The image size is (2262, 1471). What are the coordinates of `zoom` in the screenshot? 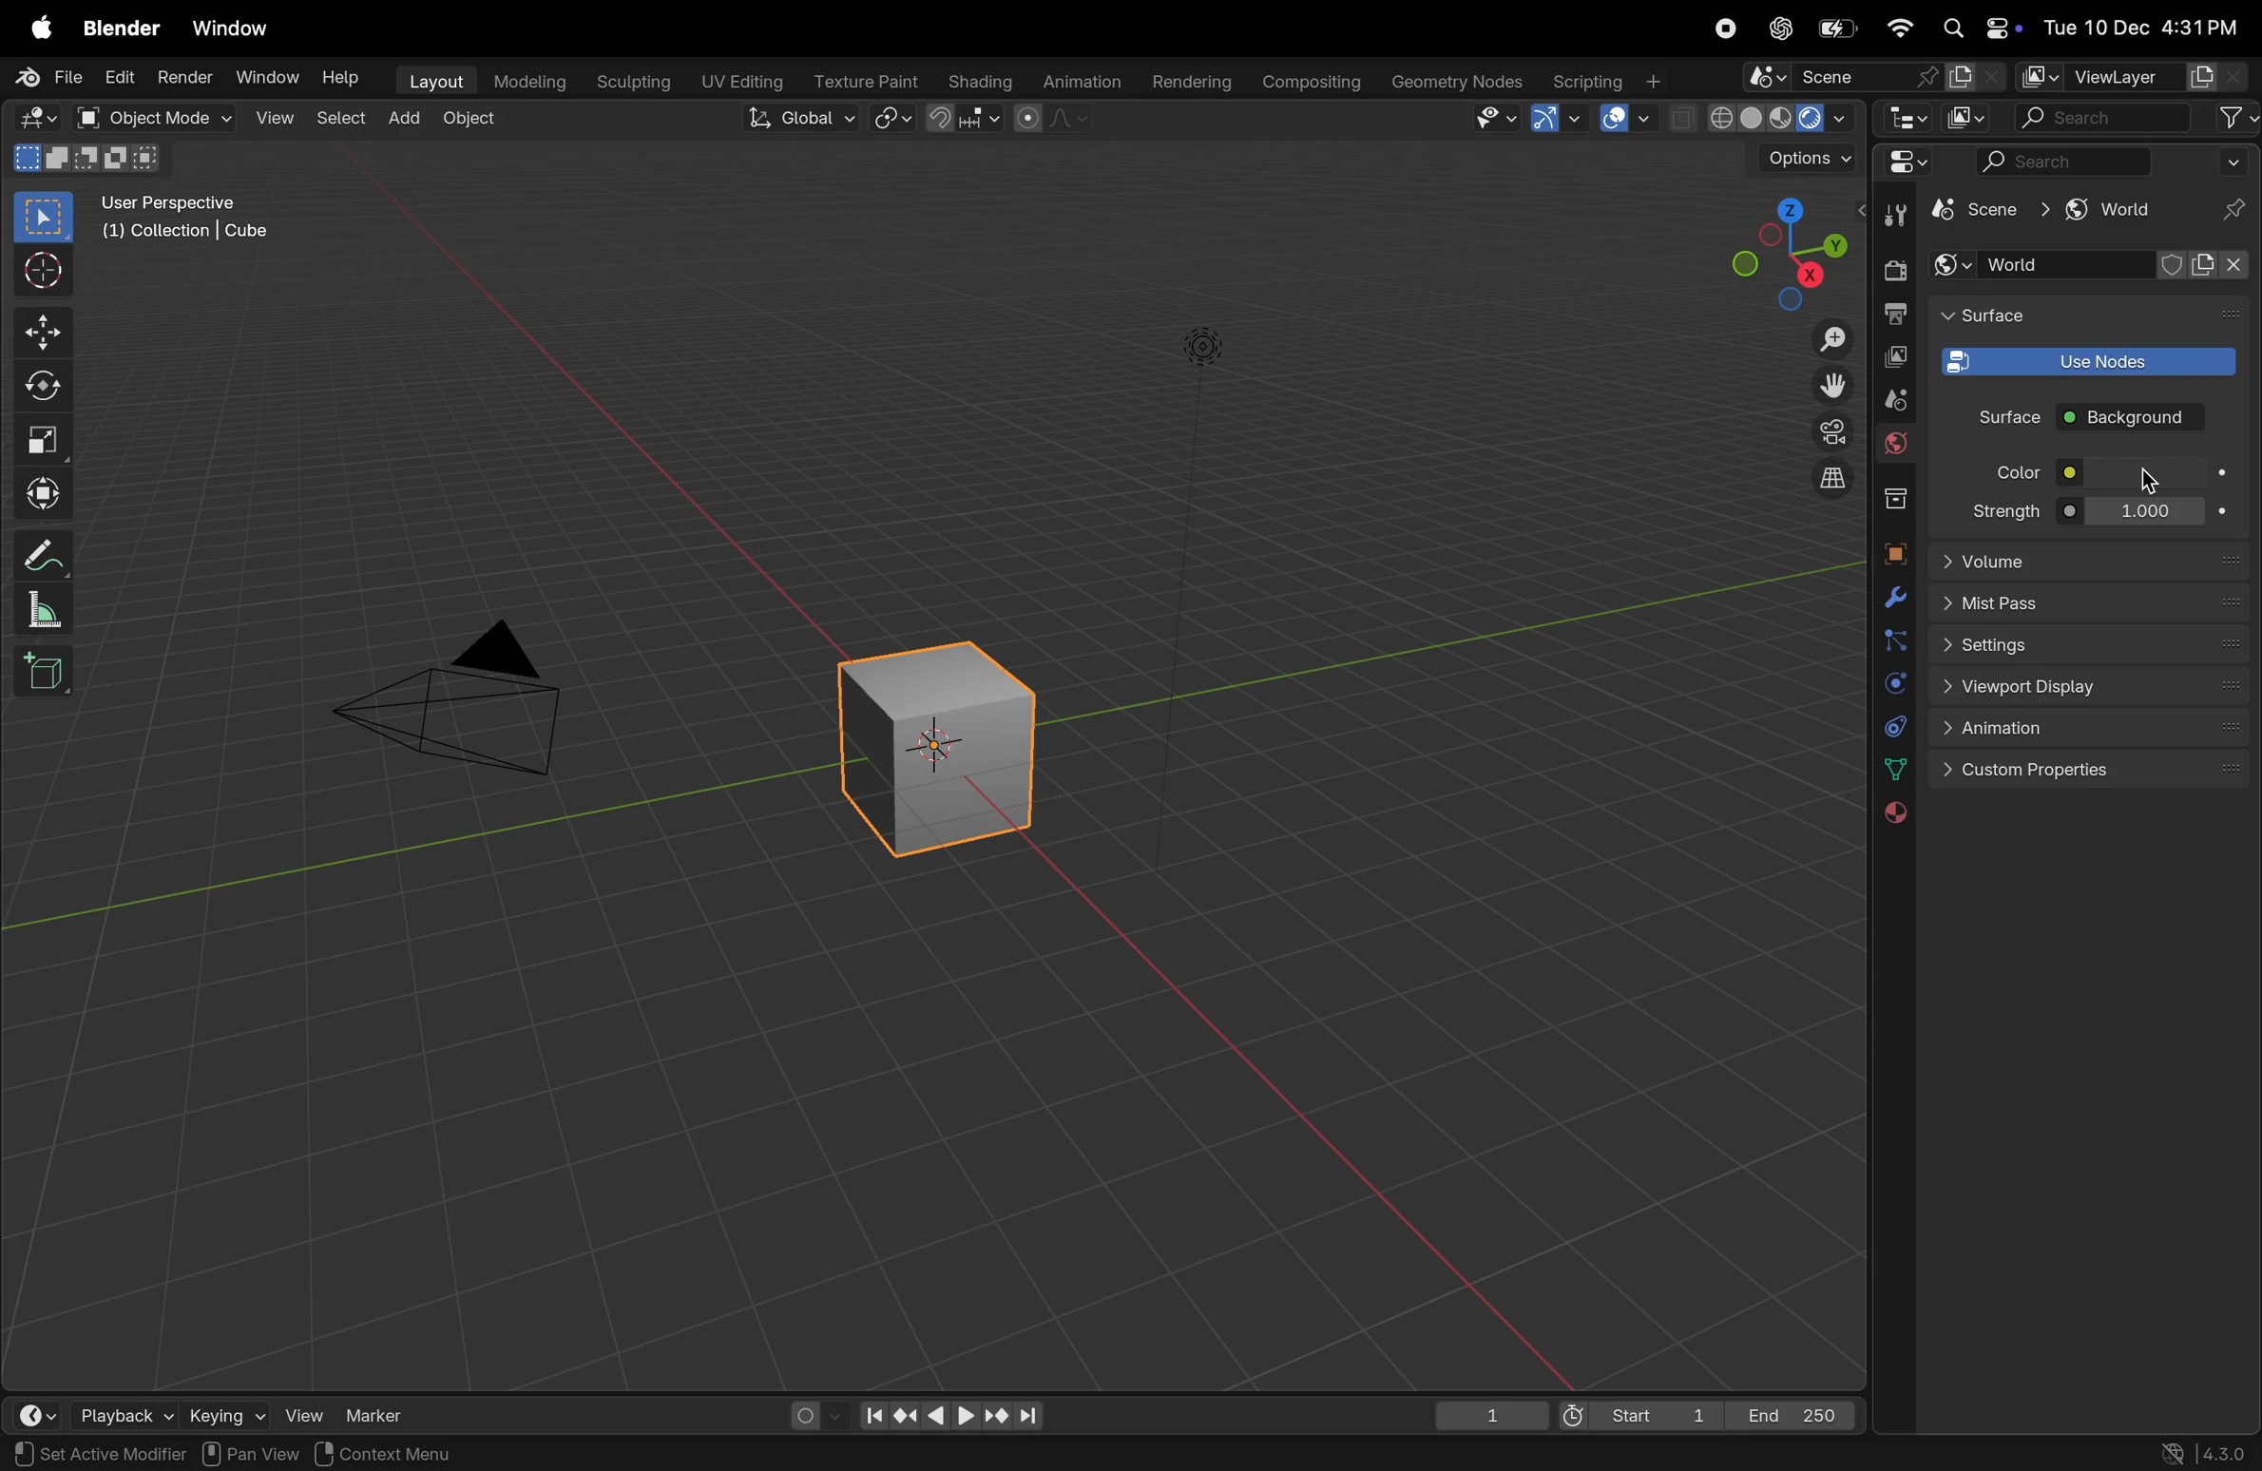 It's located at (1821, 338).